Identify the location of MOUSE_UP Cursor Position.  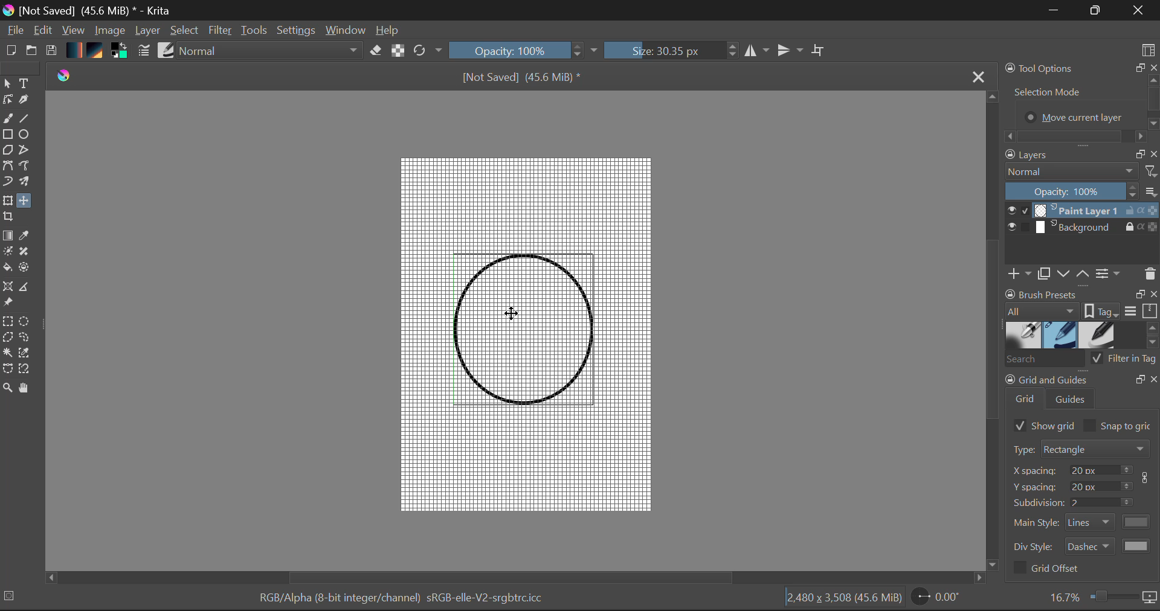
(516, 318).